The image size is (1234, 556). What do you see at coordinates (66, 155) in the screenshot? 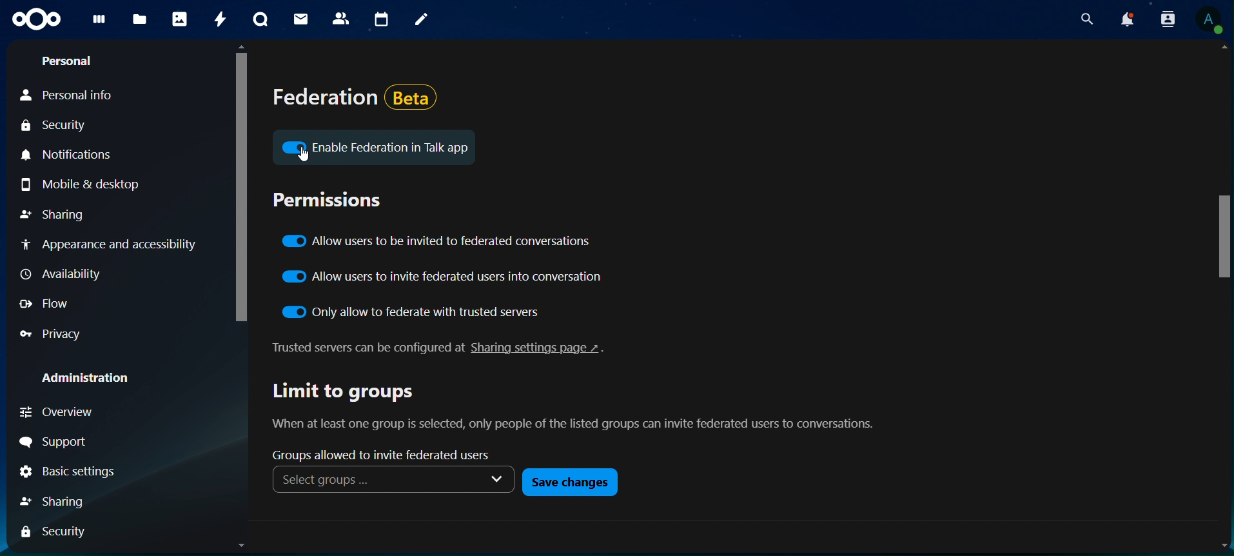
I see `Notifications` at bounding box center [66, 155].